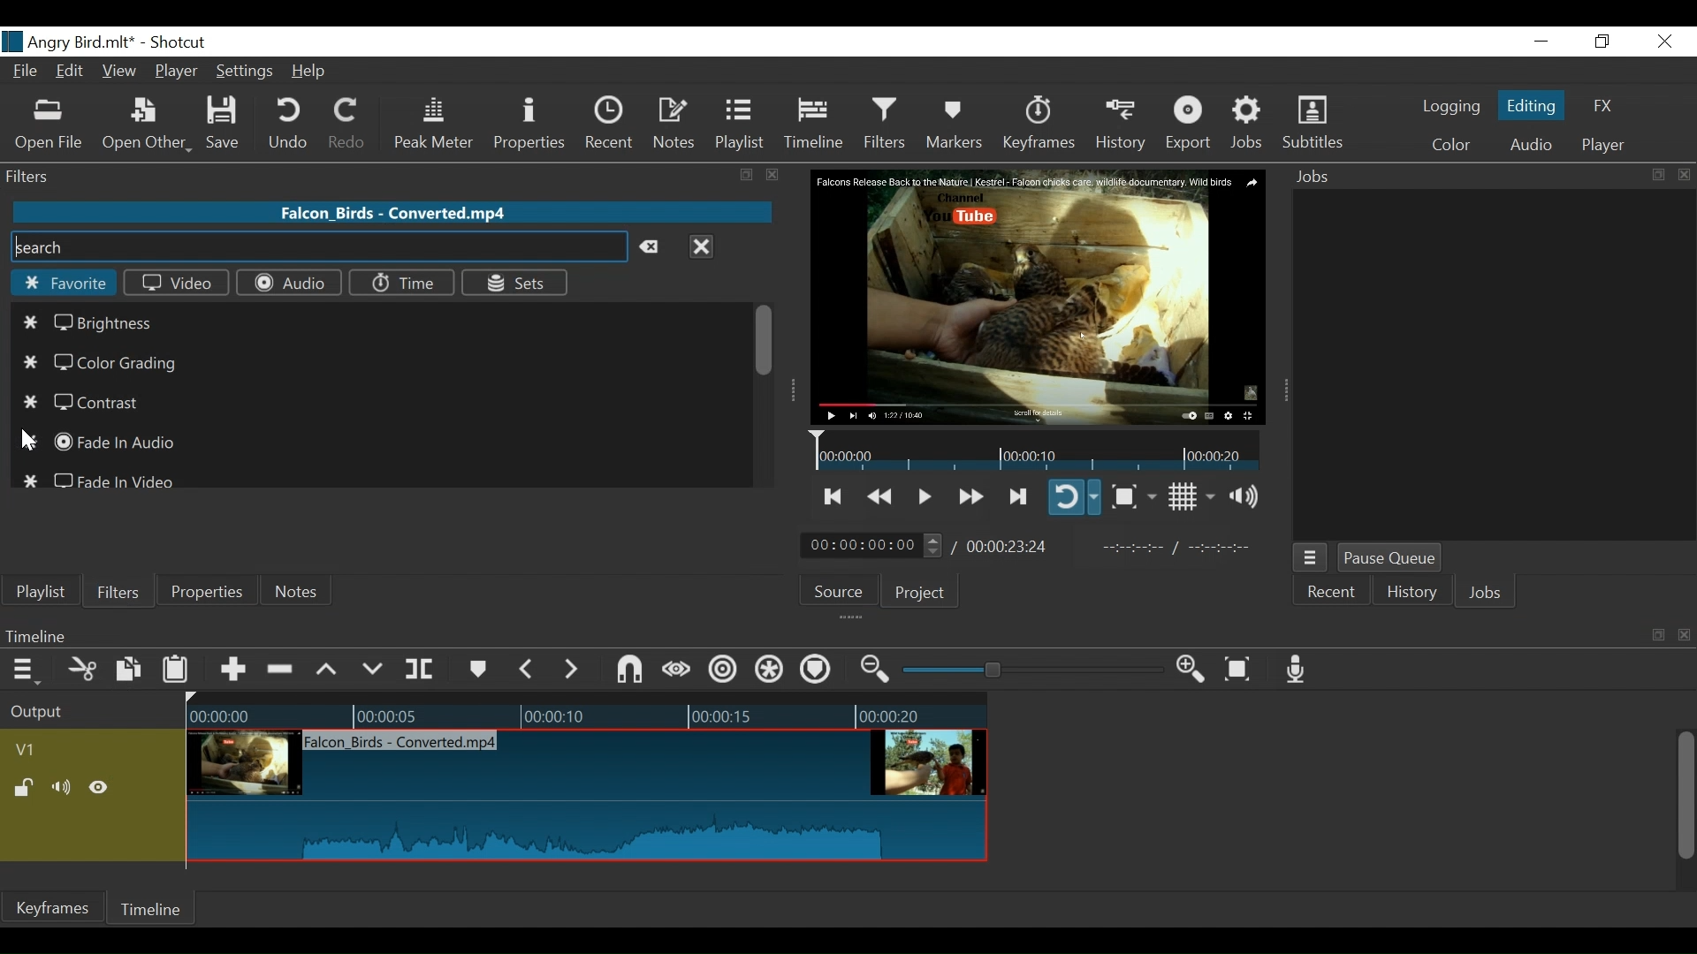 Image resolution: width=1697 pixels, height=954 pixels. What do you see at coordinates (99, 791) in the screenshot?
I see `Hide` at bounding box center [99, 791].